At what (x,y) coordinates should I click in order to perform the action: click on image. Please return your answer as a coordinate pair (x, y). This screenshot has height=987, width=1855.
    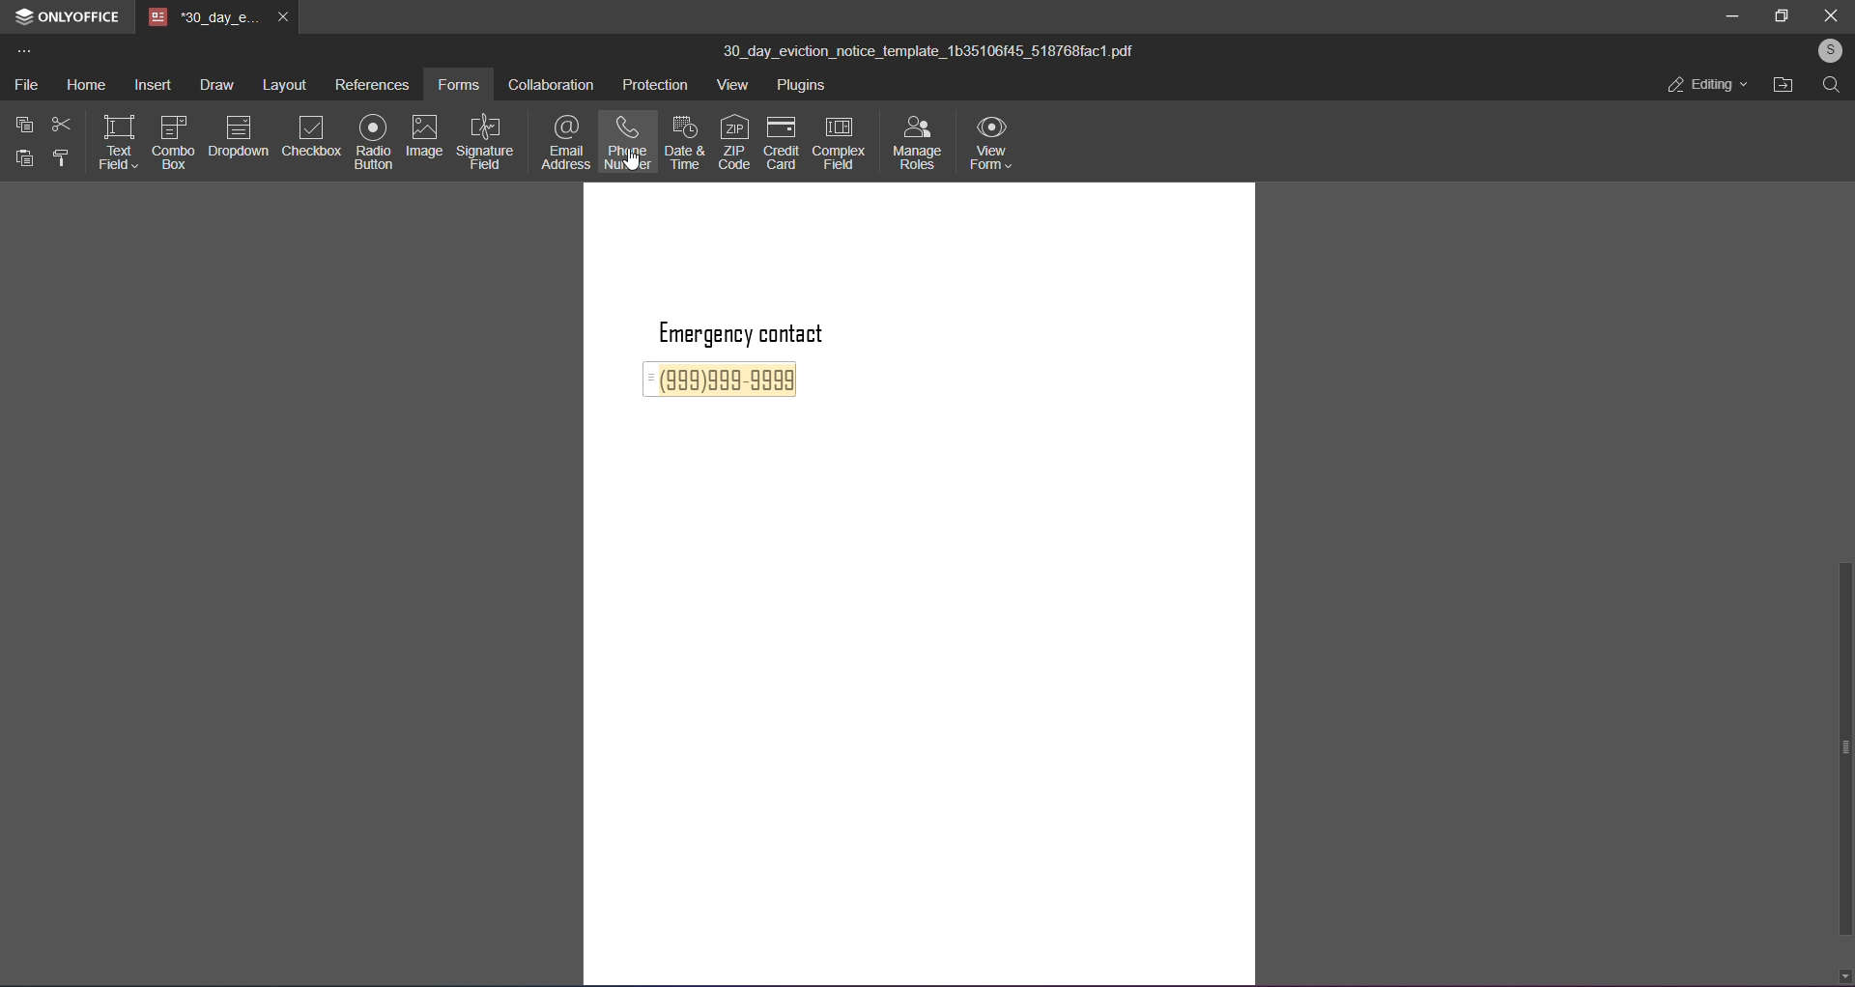
    Looking at the image, I should click on (427, 137).